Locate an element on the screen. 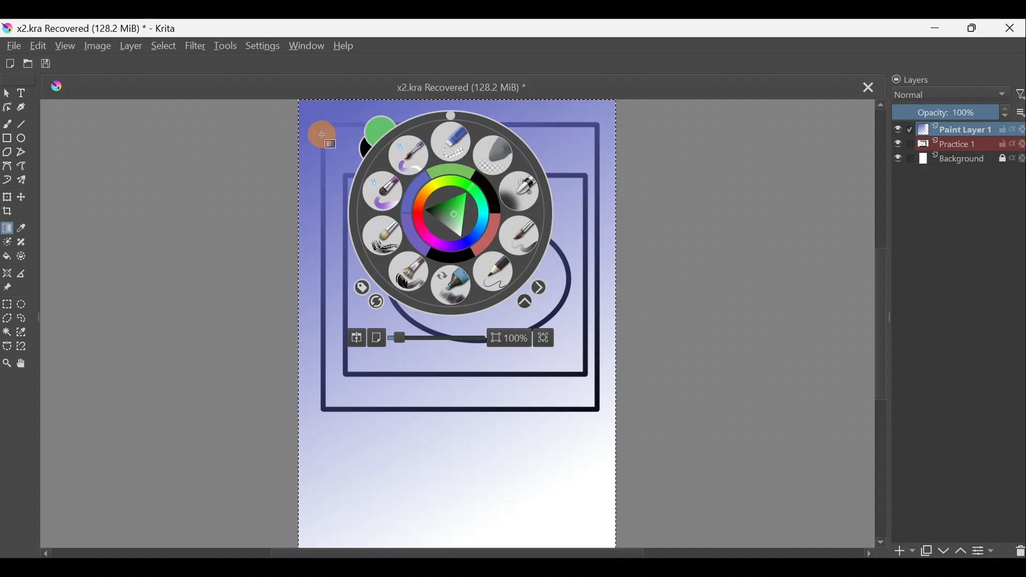 This screenshot has height=577, width=1026. Cursor is located at coordinates (455, 193).